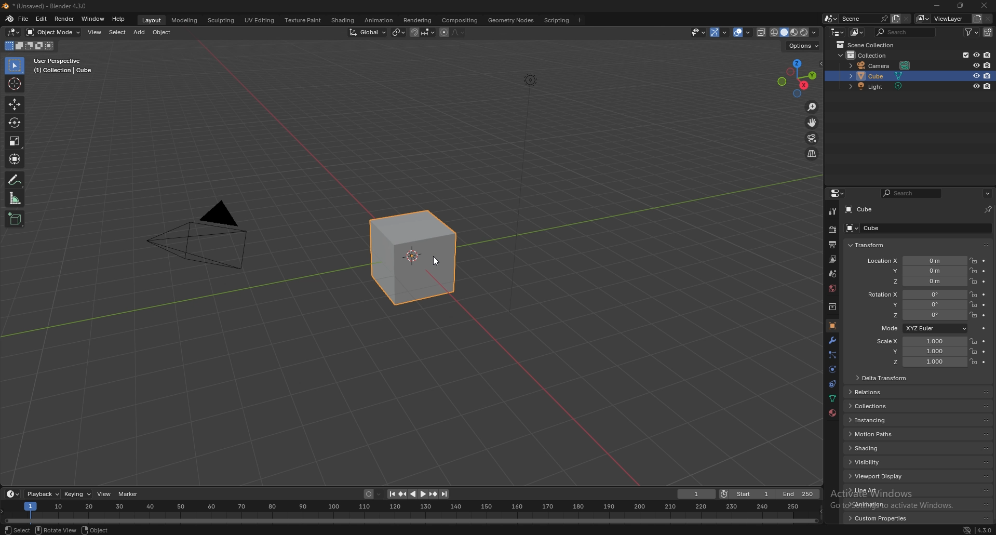  I want to click on seek, so click(413, 513).